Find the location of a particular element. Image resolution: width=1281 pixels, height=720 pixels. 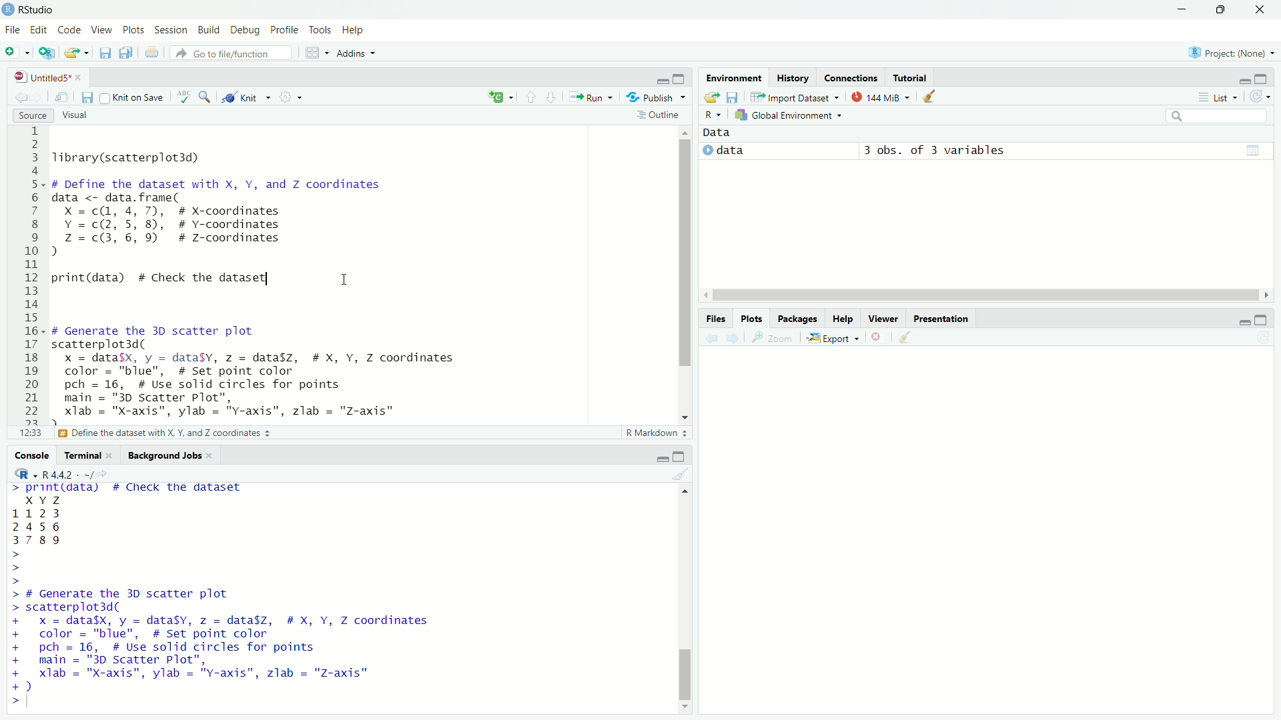

Line numbers is located at coordinates (31, 274).